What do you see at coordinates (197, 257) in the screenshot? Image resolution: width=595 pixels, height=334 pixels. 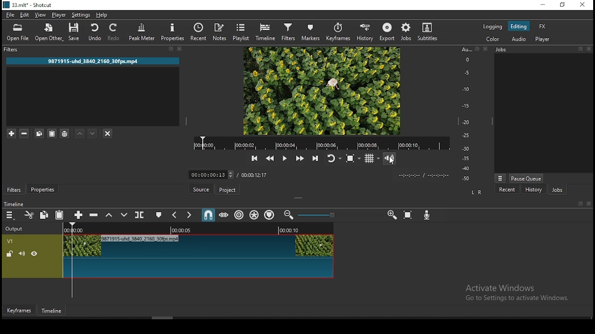 I see `video track` at bounding box center [197, 257].